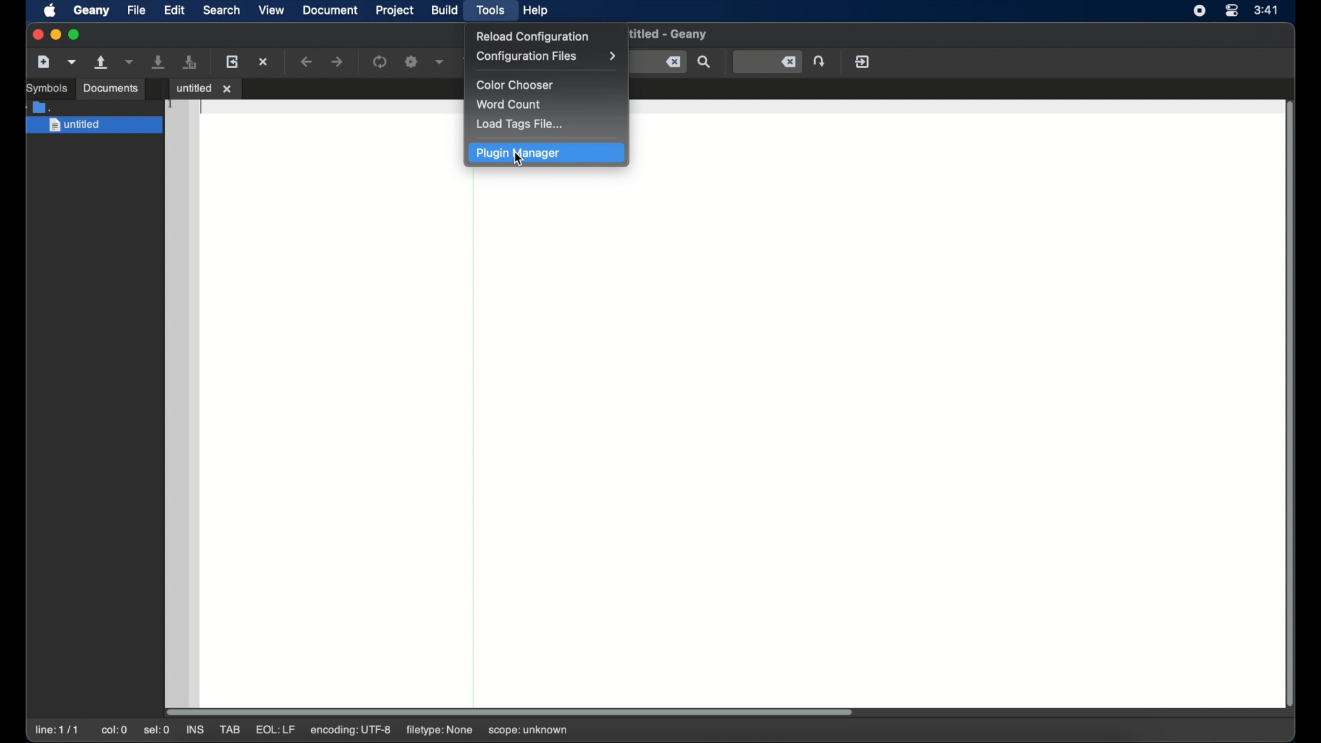 The image size is (1321, 743). What do you see at coordinates (233, 63) in the screenshot?
I see `load the current file from disk` at bounding box center [233, 63].